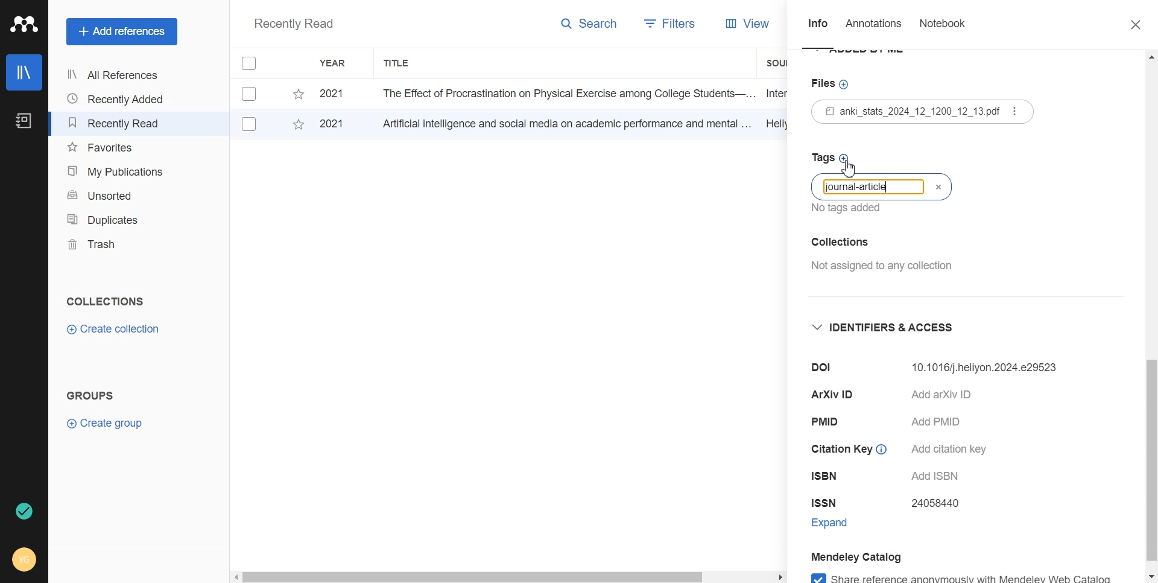 Image resolution: width=1158 pixels, height=583 pixels. I want to click on Duplicates, so click(118, 219).